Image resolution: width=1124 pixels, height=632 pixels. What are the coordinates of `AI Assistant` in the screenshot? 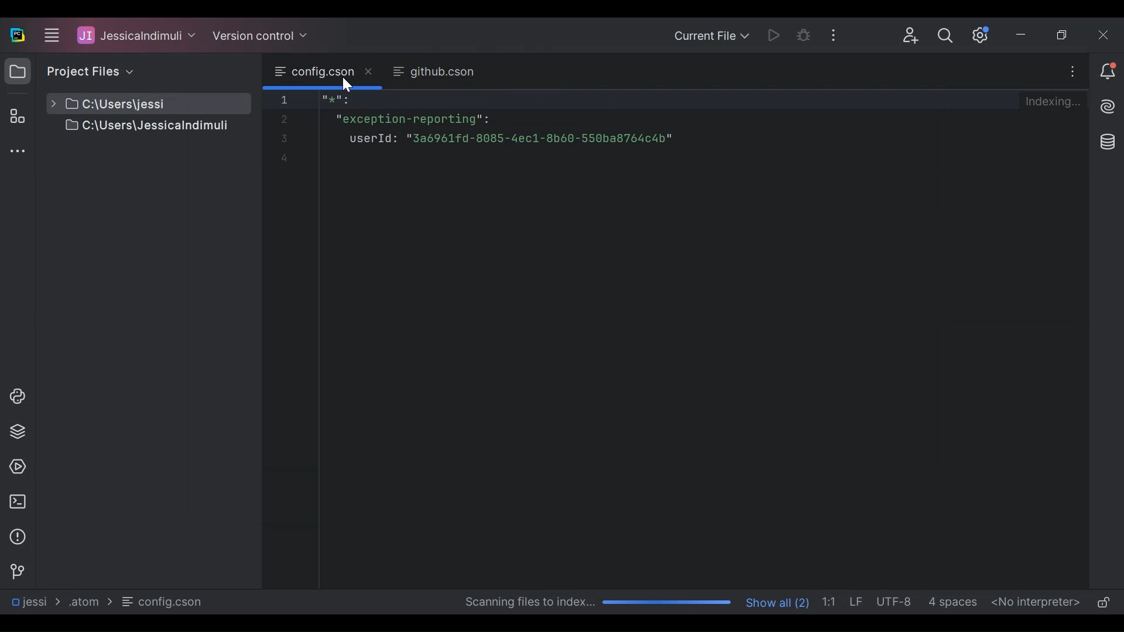 It's located at (1107, 107).